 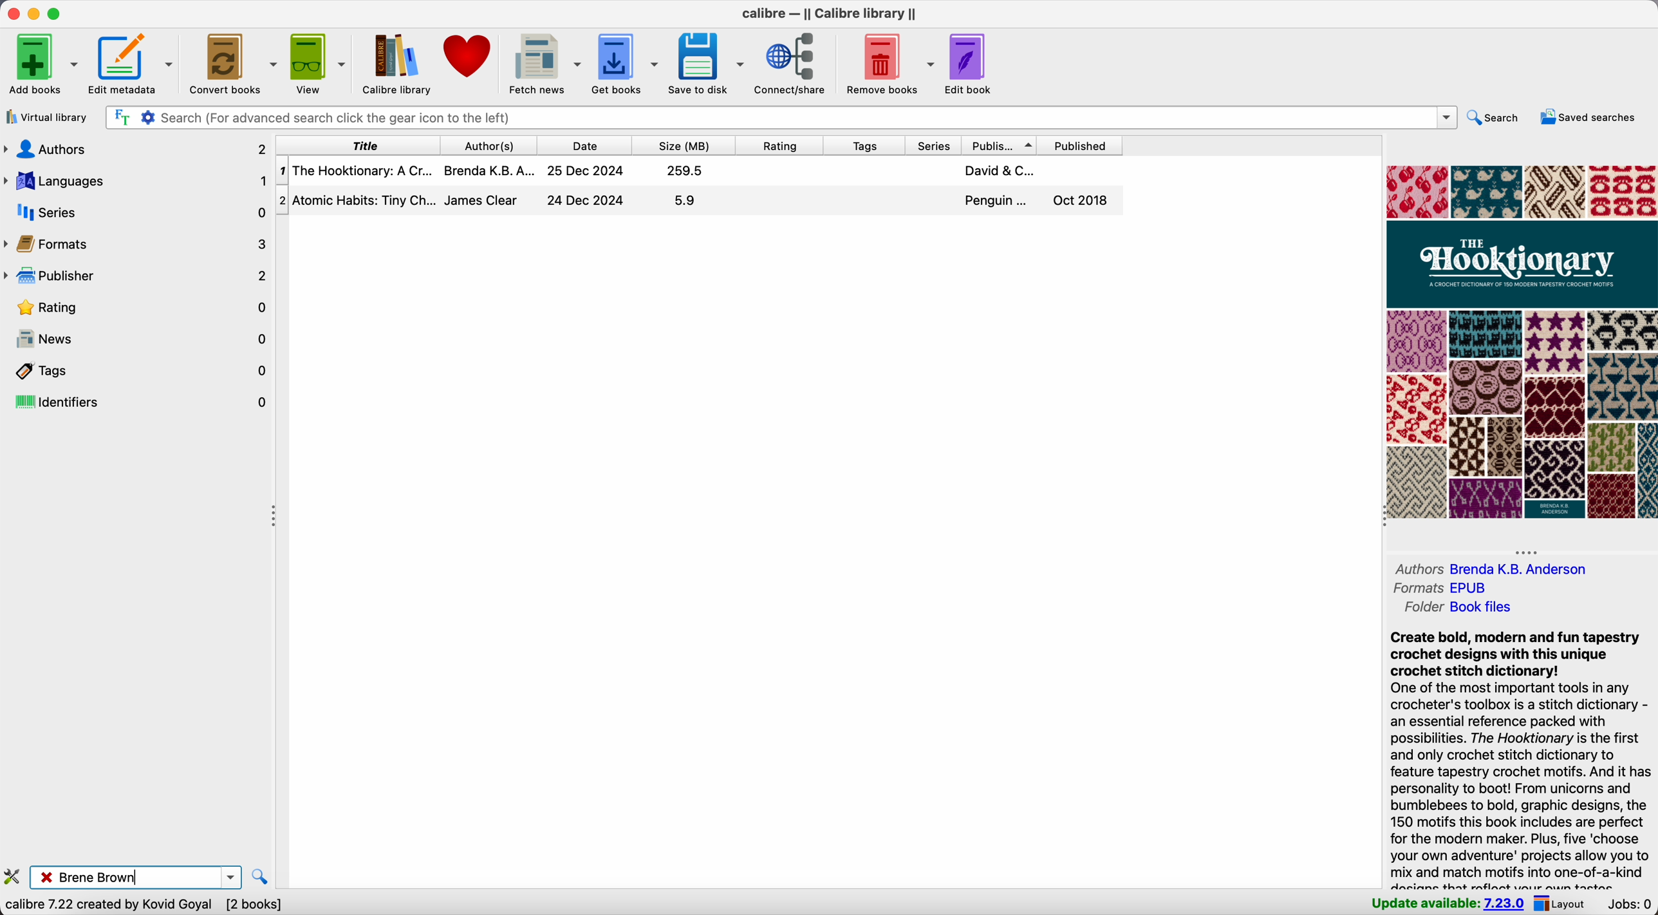 I want to click on series, so click(x=136, y=212).